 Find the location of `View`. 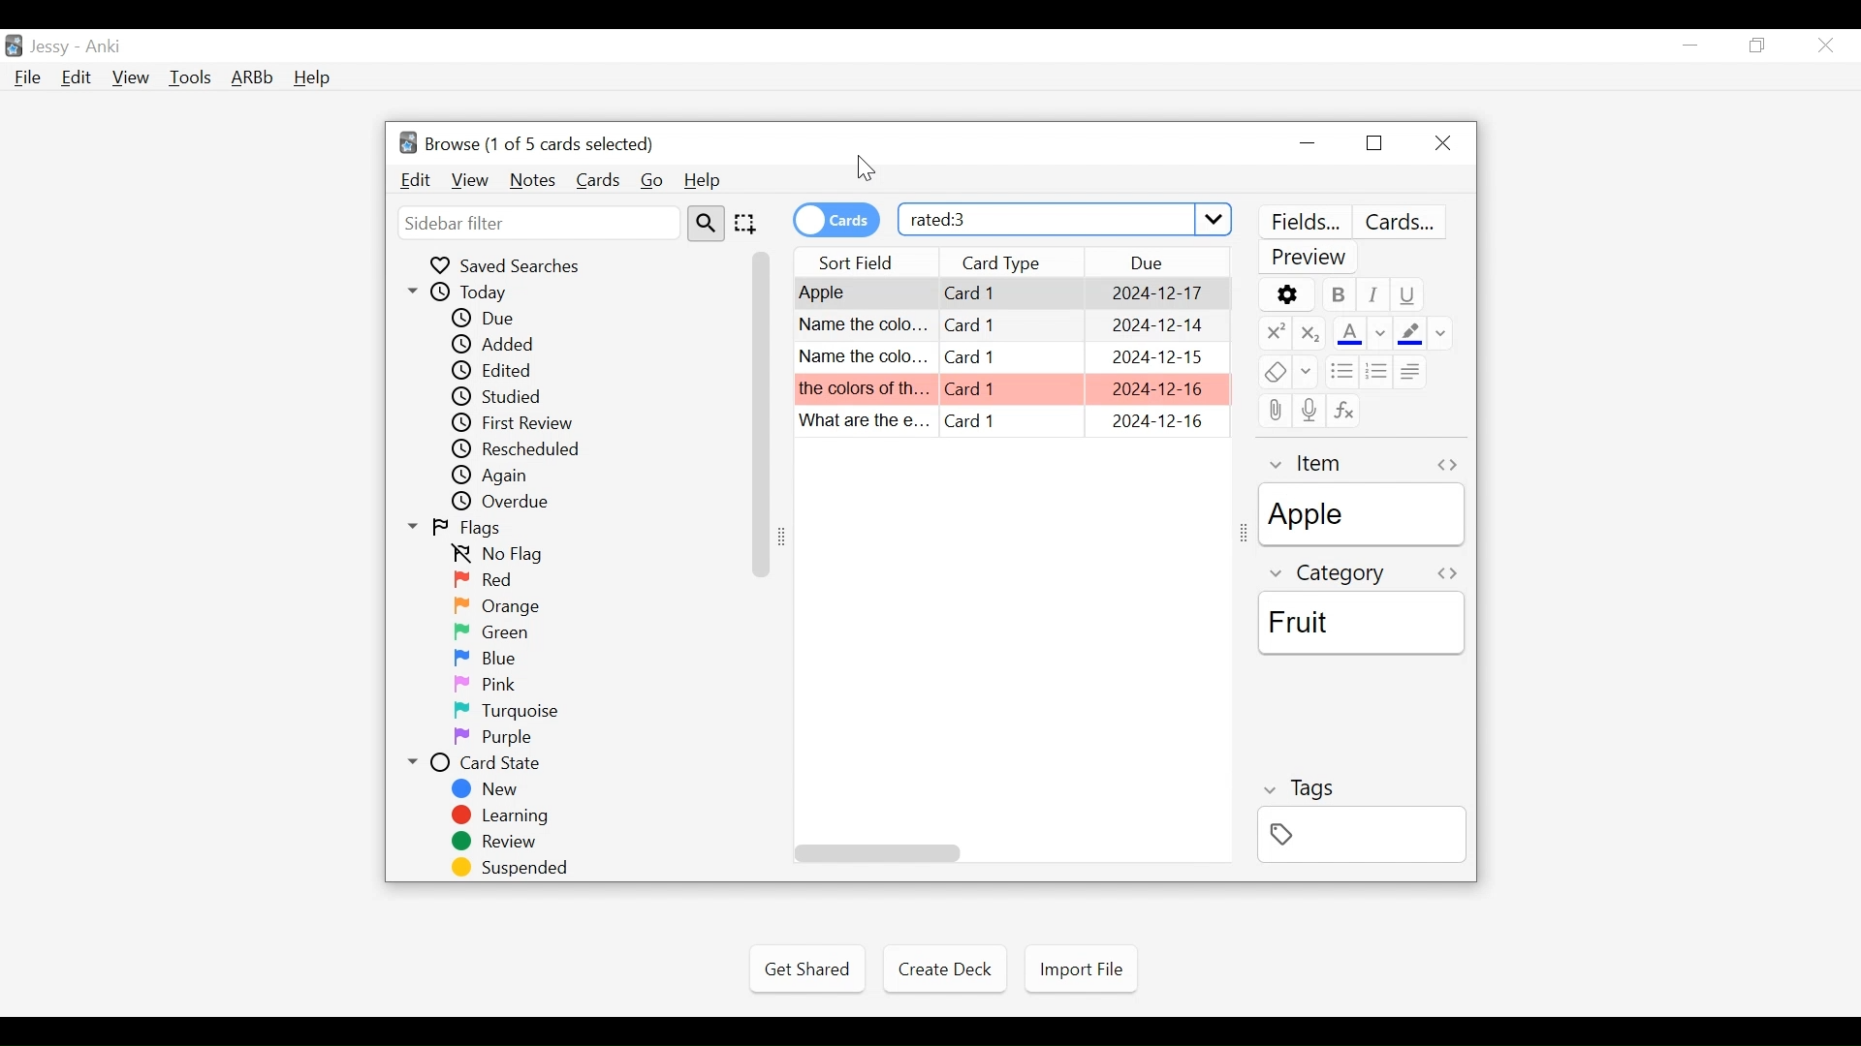

View is located at coordinates (132, 77).